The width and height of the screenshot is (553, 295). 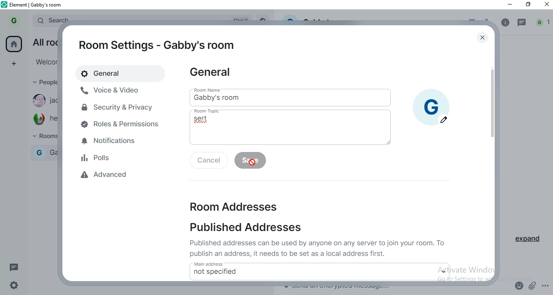 I want to click on cursor, so click(x=252, y=161).